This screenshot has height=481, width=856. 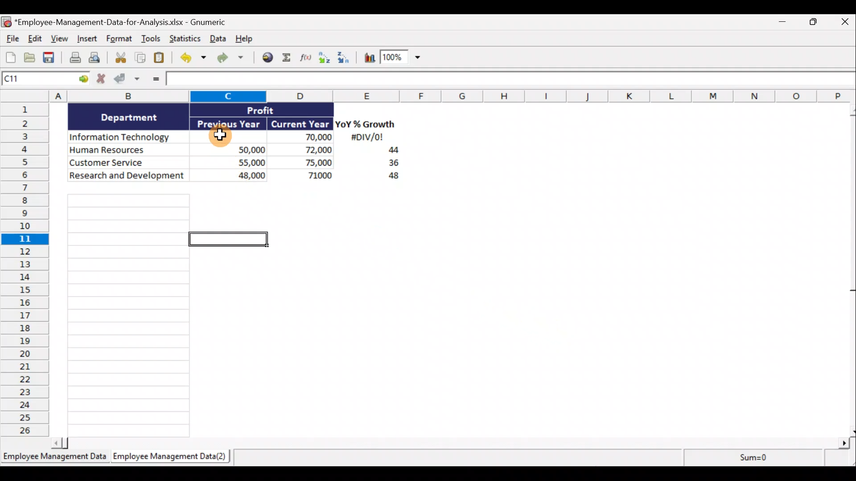 I want to click on Scroll bar, so click(x=848, y=269).